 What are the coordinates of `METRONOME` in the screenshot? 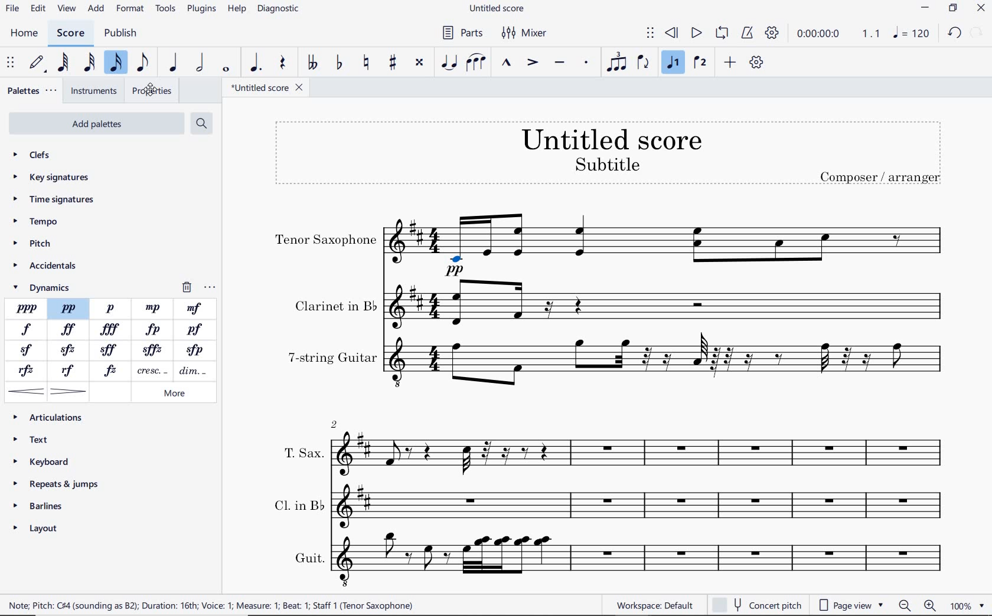 It's located at (749, 34).